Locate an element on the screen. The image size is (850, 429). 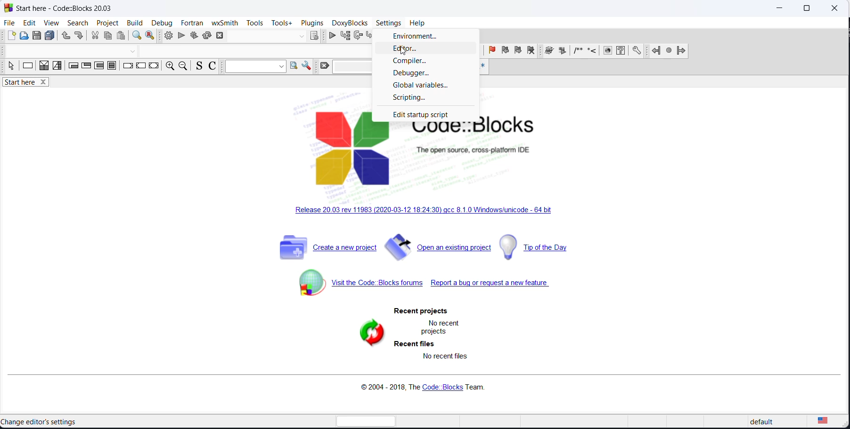
run to cursor is located at coordinates (347, 36).